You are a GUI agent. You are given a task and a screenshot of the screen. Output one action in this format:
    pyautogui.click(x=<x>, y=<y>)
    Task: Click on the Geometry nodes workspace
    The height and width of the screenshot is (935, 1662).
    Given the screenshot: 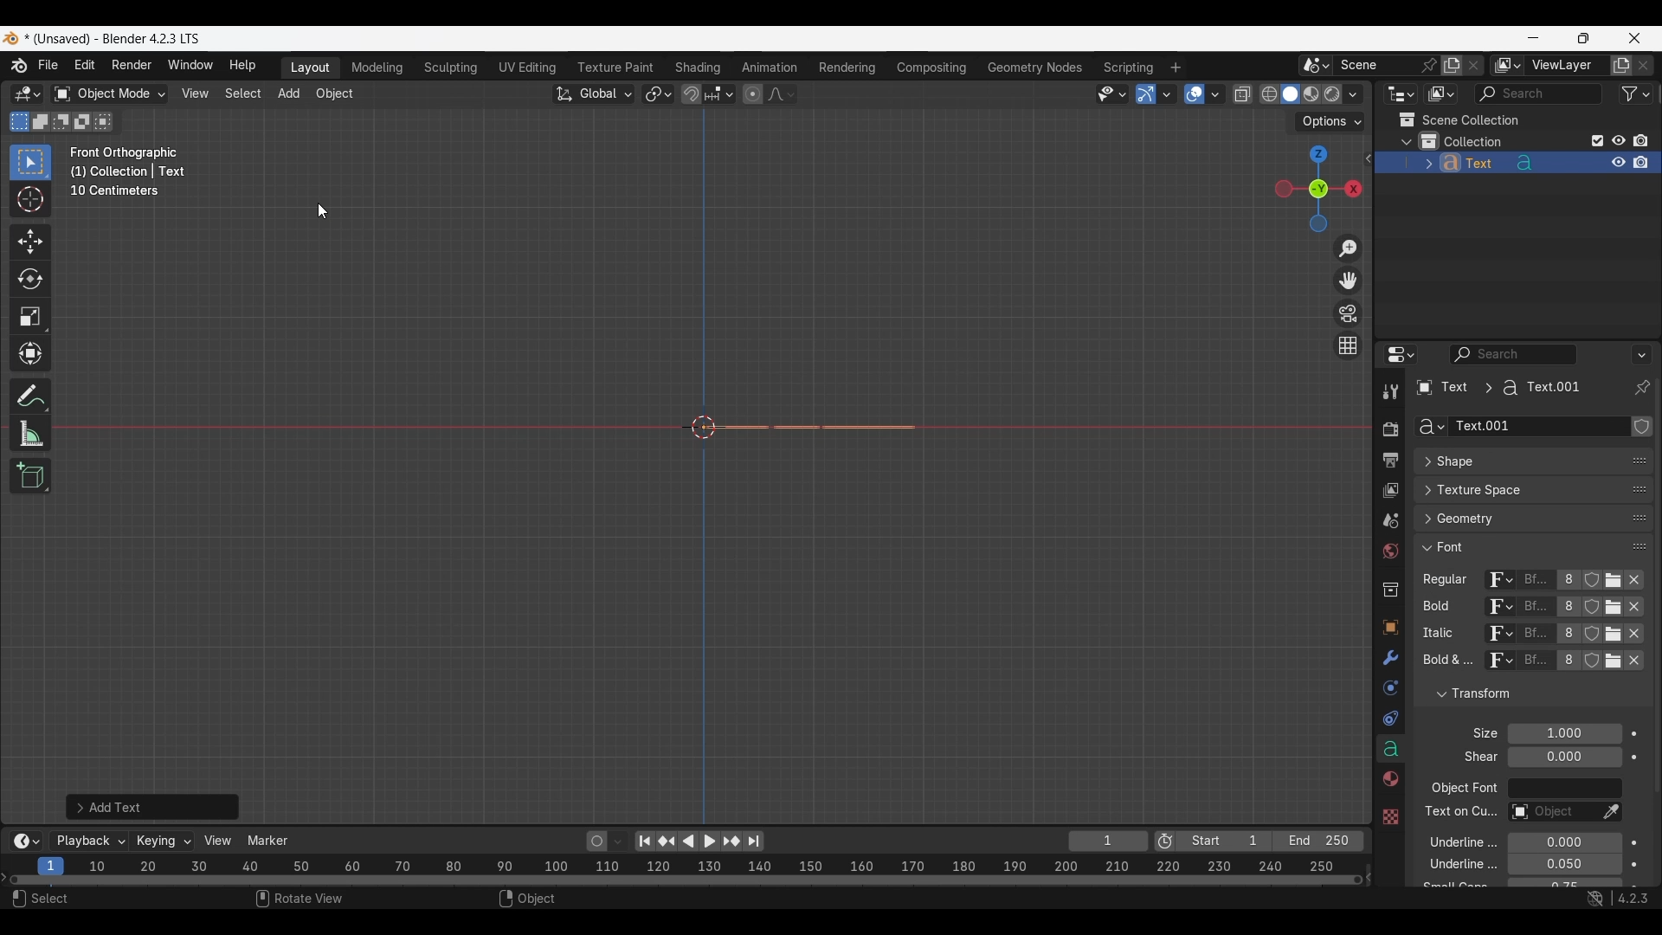 What is the action you would take?
    pyautogui.click(x=1034, y=67)
    